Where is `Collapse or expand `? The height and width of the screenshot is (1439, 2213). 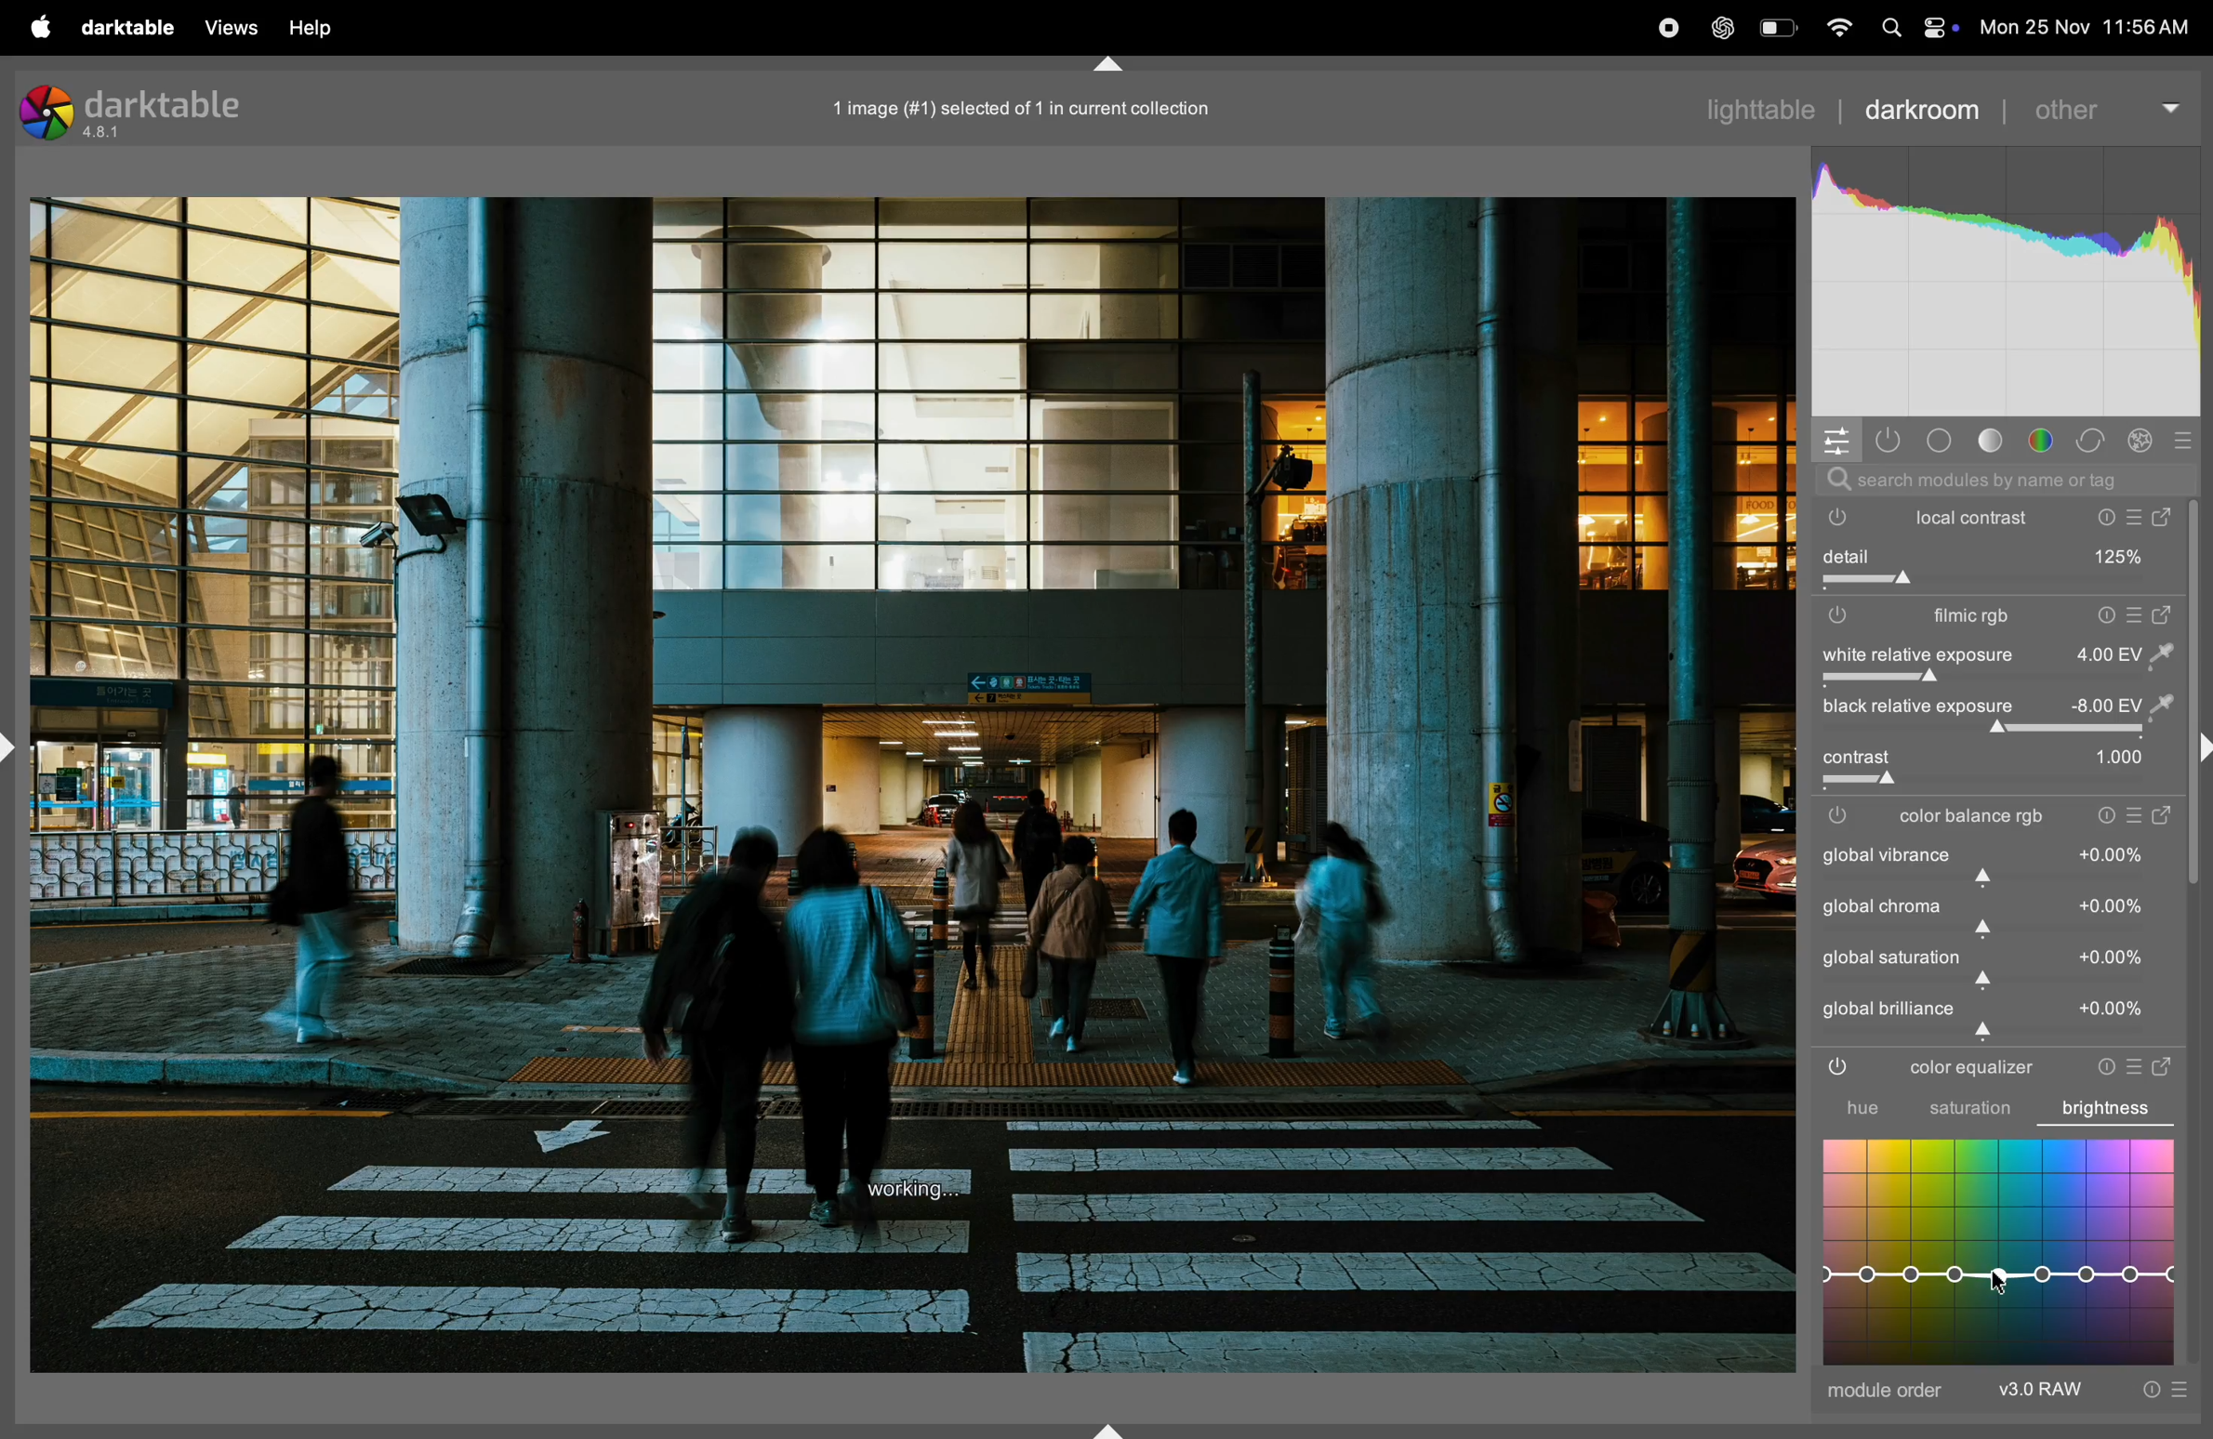 Collapse or expand  is located at coordinates (1109, 1423).